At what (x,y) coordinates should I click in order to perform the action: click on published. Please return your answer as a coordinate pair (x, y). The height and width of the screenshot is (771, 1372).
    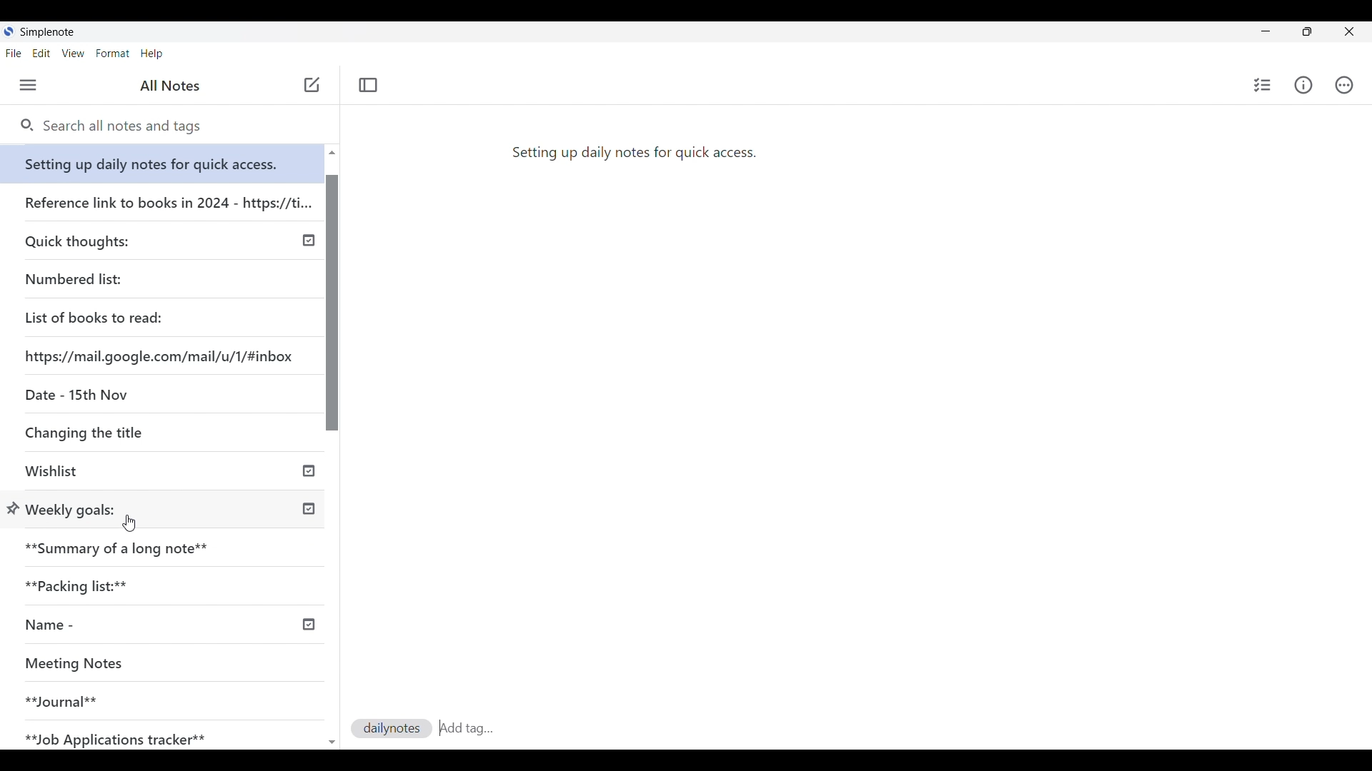
    Looking at the image, I should click on (309, 510).